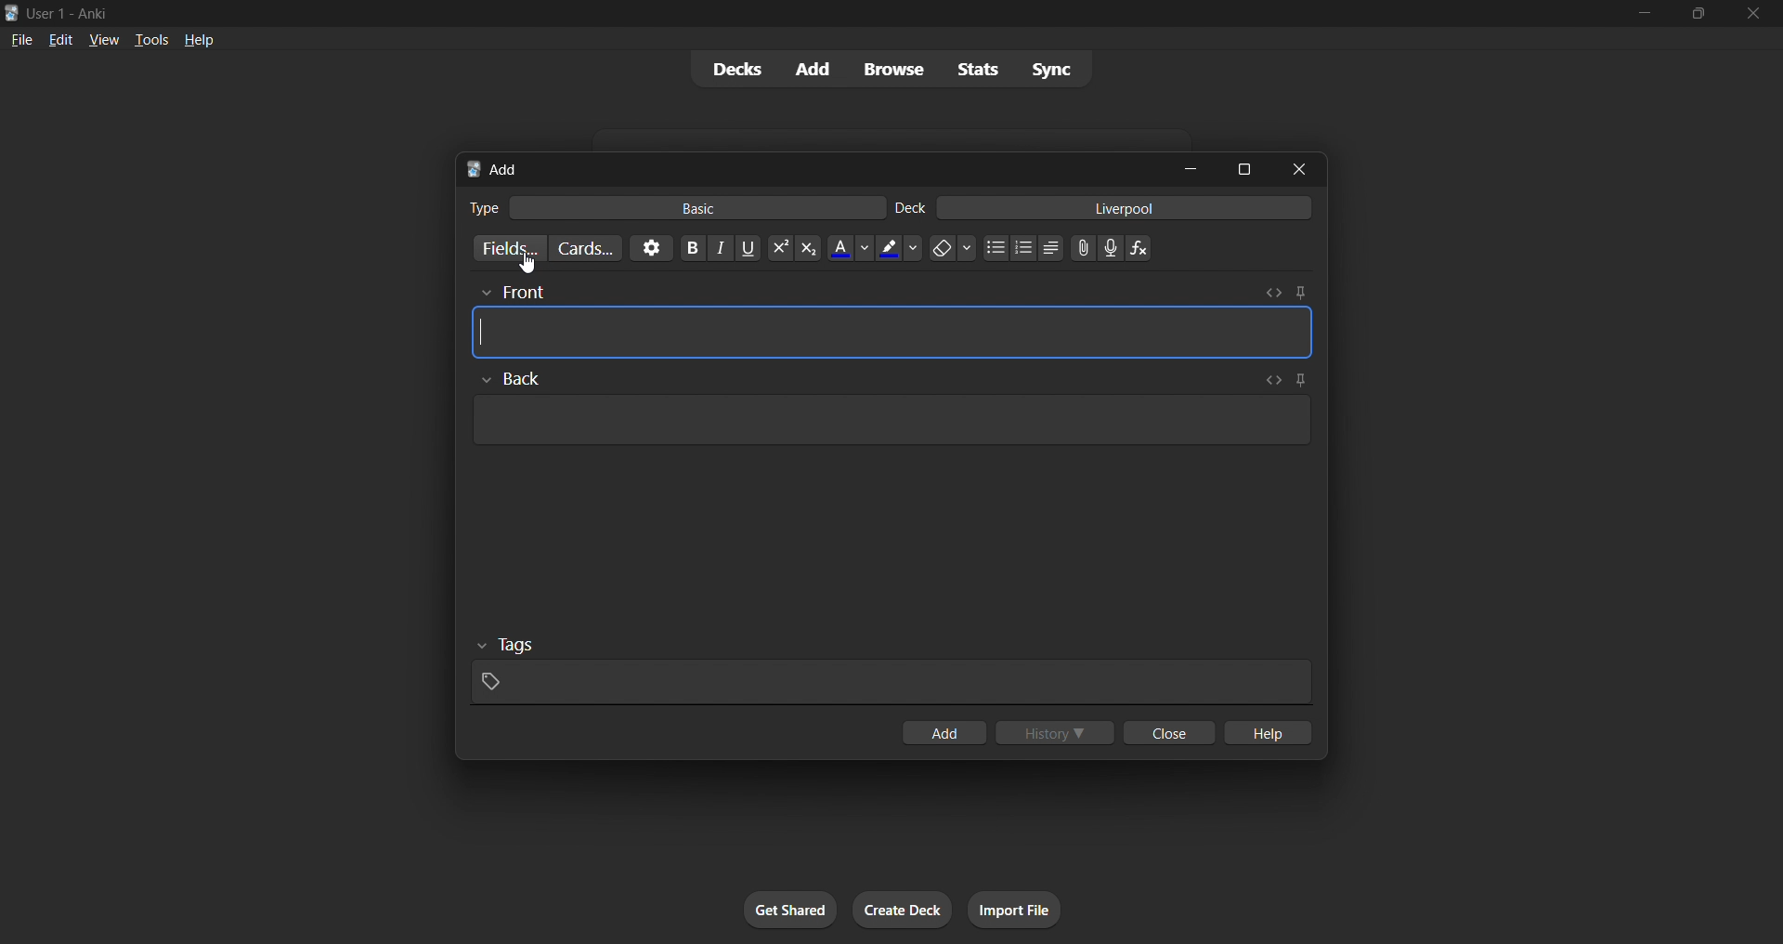 The image size is (1783, 944). Describe the element at coordinates (1300, 293) in the screenshot. I see `Toggle sticky` at that location.